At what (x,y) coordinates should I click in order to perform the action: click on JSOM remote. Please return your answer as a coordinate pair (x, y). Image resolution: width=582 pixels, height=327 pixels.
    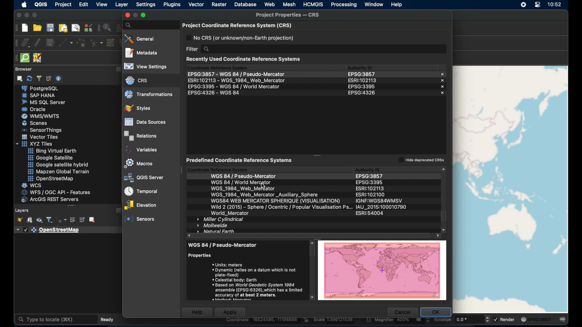
    Looking at the image, I should click on (38, 58).